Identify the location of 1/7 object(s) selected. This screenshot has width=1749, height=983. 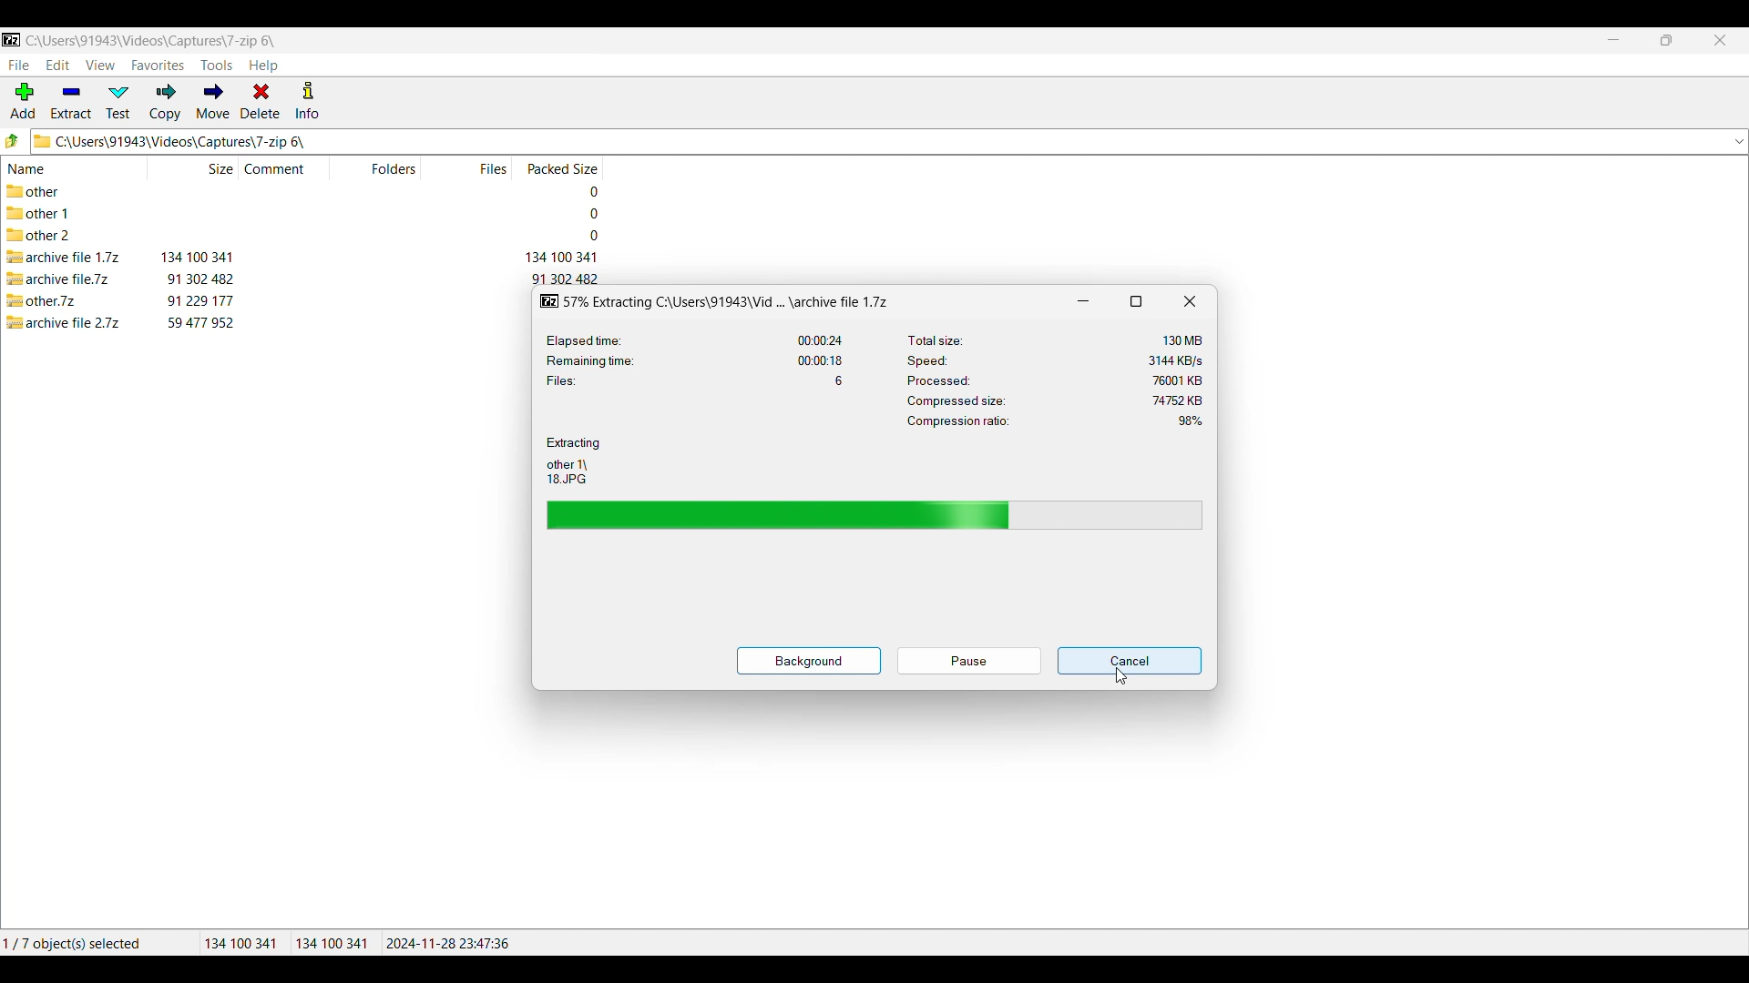
(86, 939).